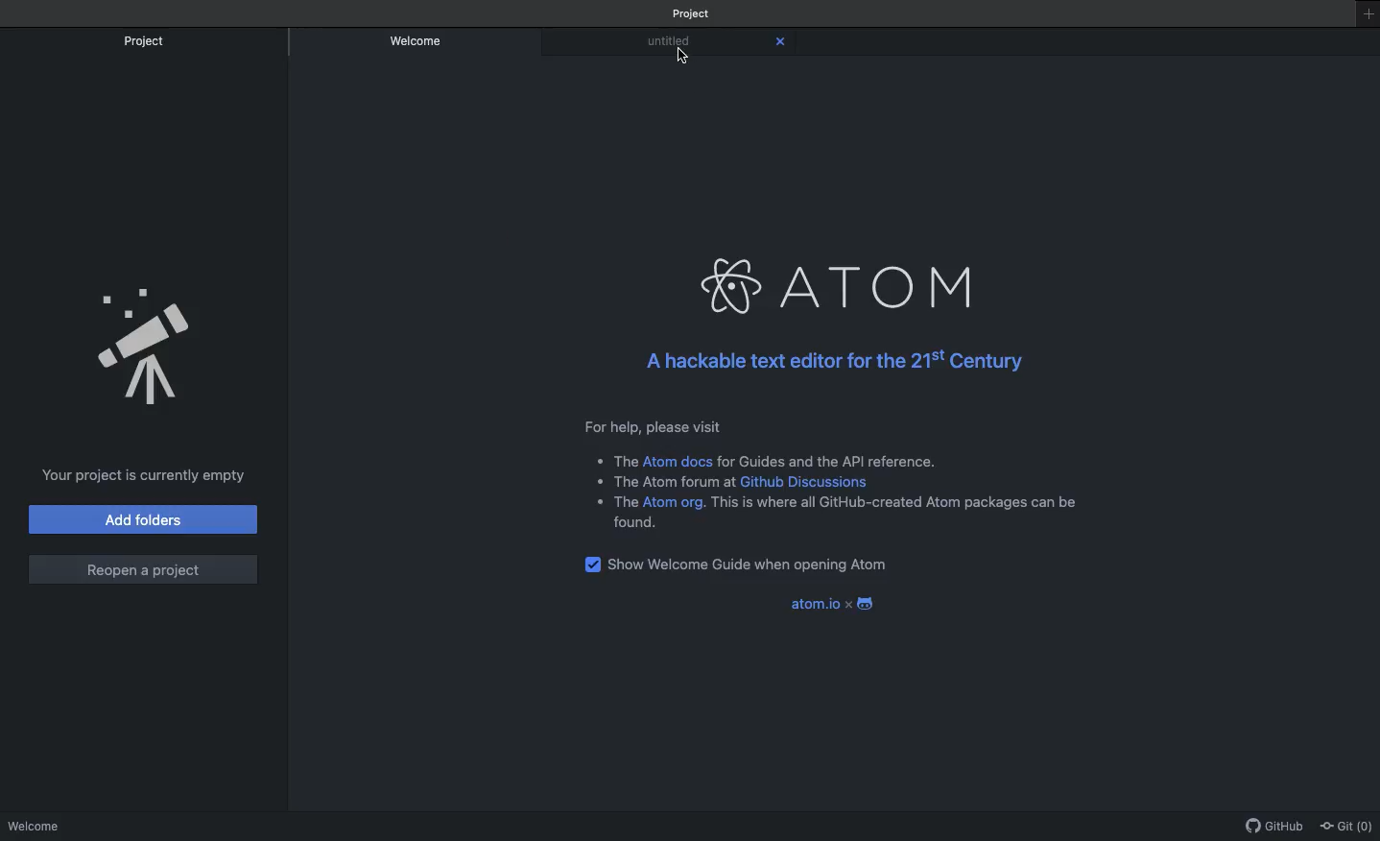 The width and height of the screenshot is (1380, 841). What do you see at coordinates (592, 565) in the screenshot?
I see `checkbox` at bounding box center [592, 565].